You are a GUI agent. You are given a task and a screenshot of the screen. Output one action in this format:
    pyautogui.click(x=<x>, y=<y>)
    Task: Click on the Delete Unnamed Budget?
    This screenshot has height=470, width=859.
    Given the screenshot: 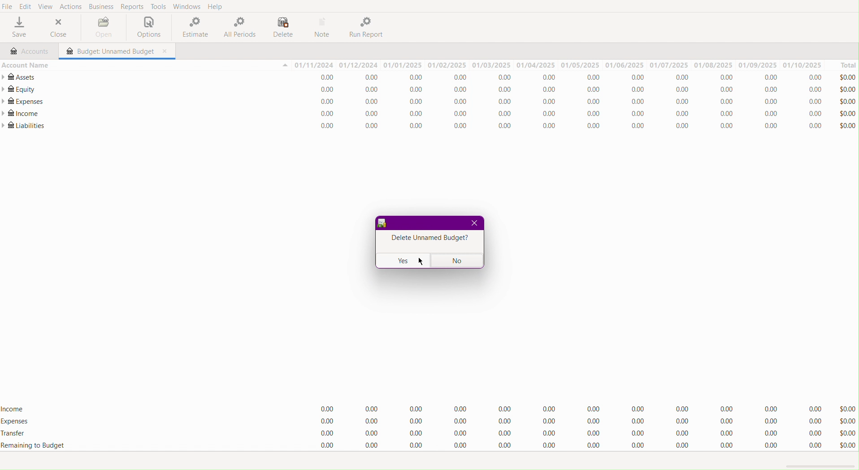 What is the action you would take?
    pyautogui.click(x=428, y=239)
    